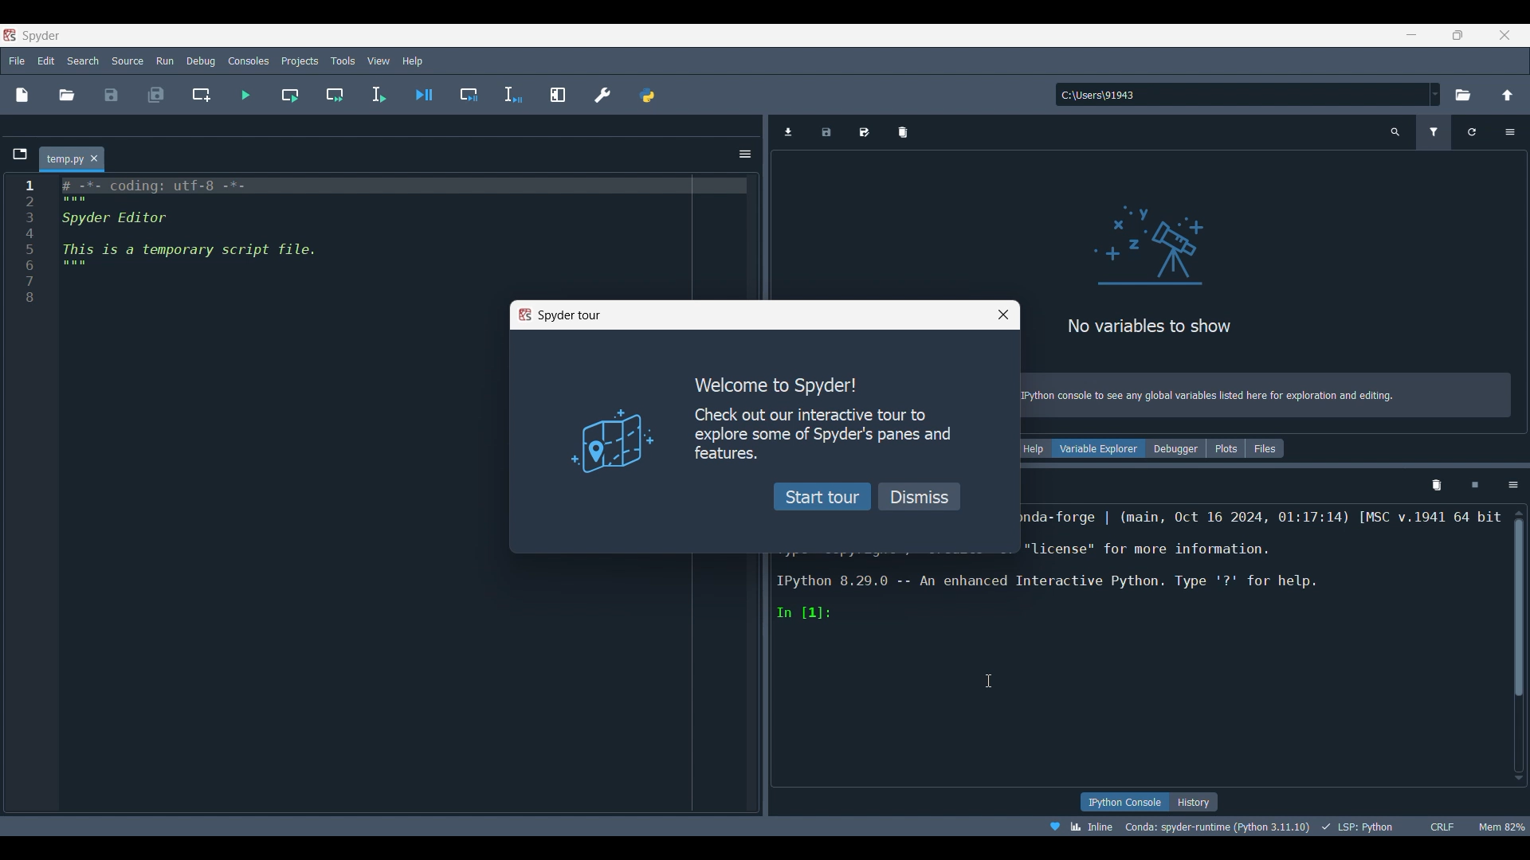 This screenshot has height=860, width=1530. What do you see at coordinates (165, 61) in the screenshot?
I see `Run menu` at bounding box center [165, 61].